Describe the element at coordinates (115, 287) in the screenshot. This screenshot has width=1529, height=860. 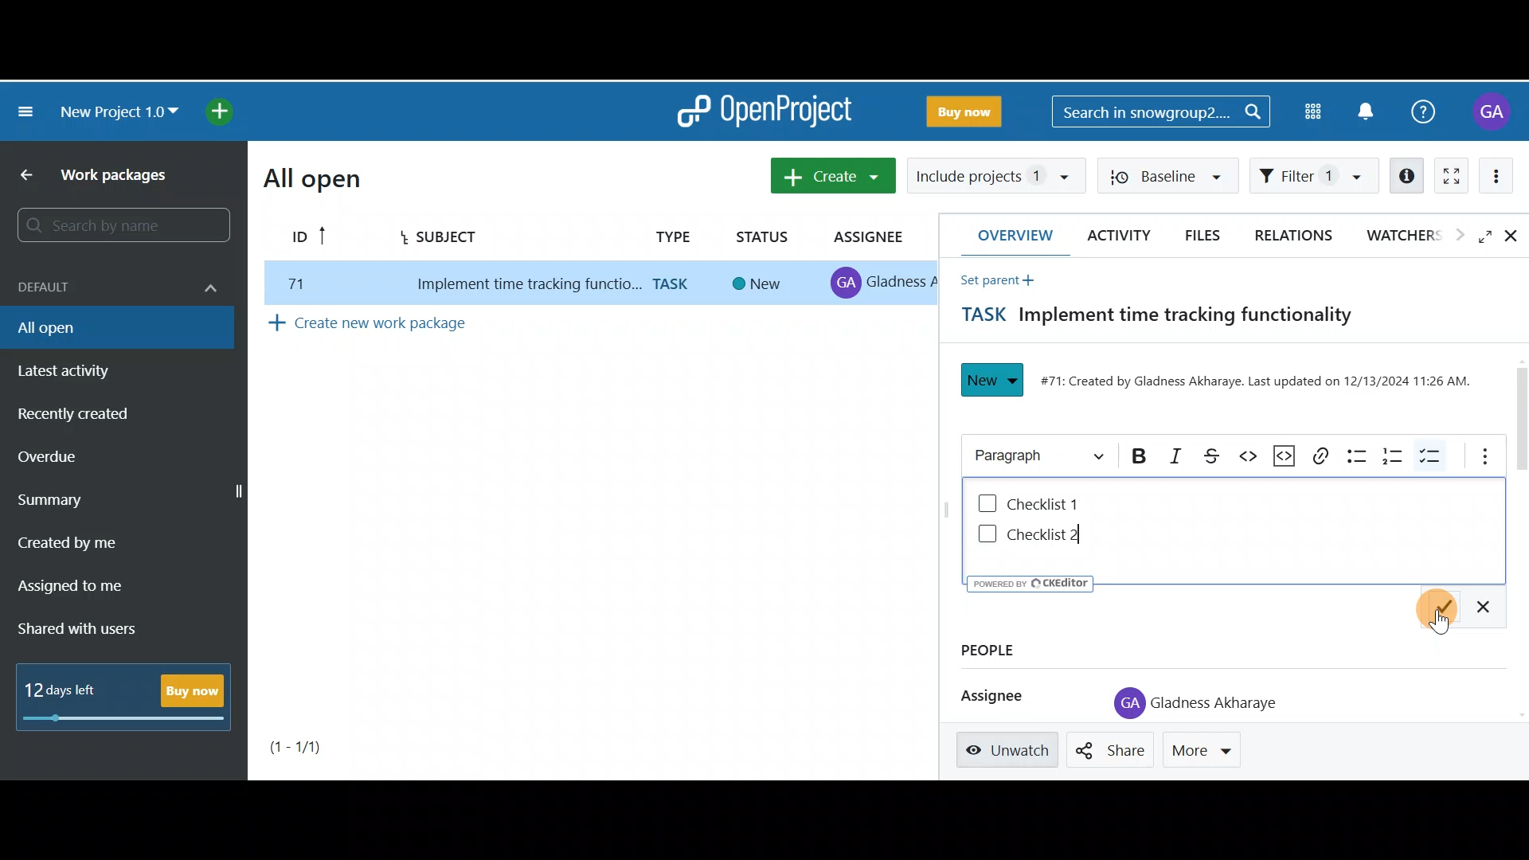
I see `Default` at that location.